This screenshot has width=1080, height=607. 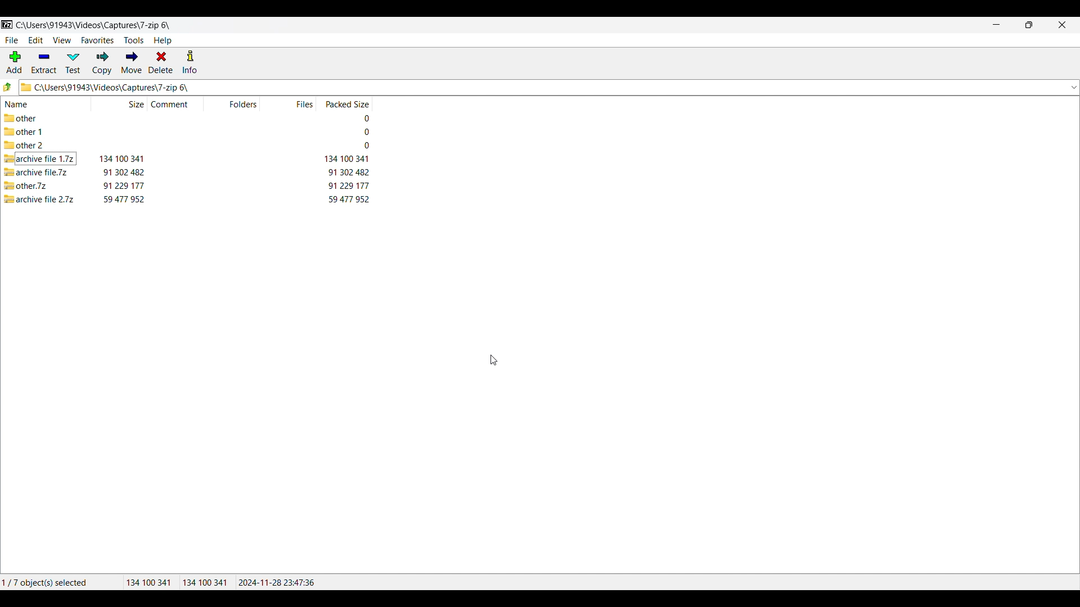 I want to click on packed size, so click(x=362, y=132).